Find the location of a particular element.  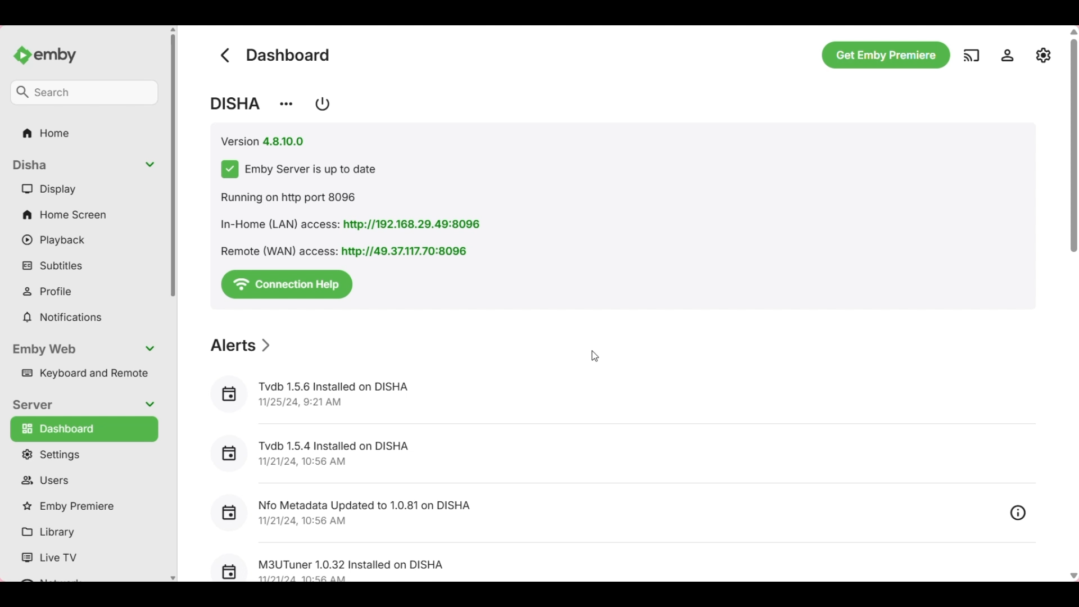

Settings is located at coordinates (1007, 55).